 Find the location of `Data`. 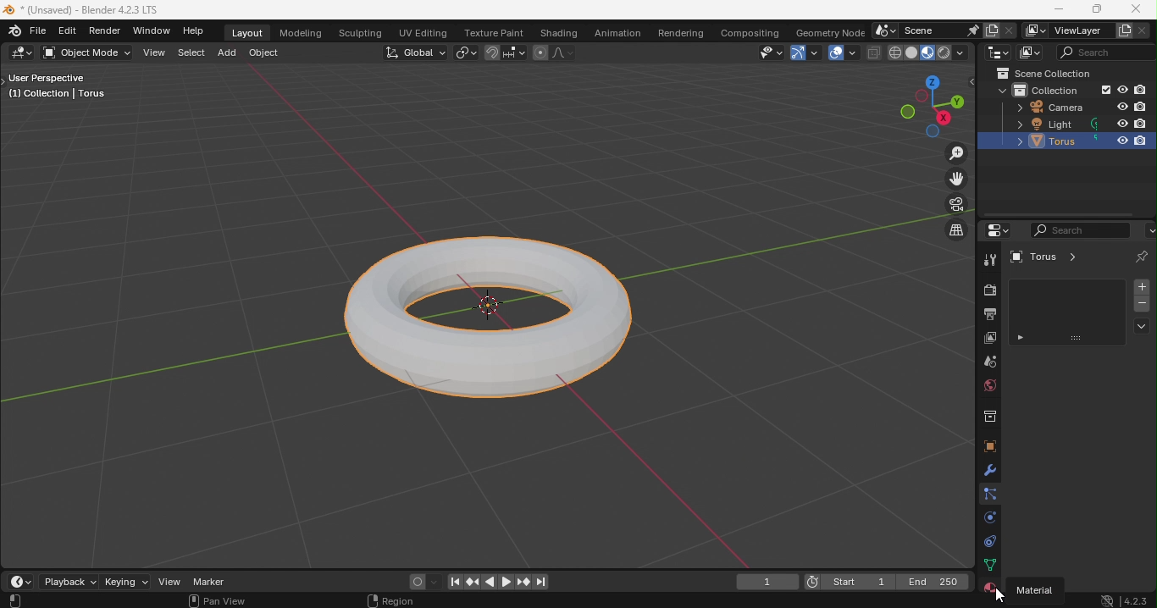

Data is located at coordinates (986, 564).